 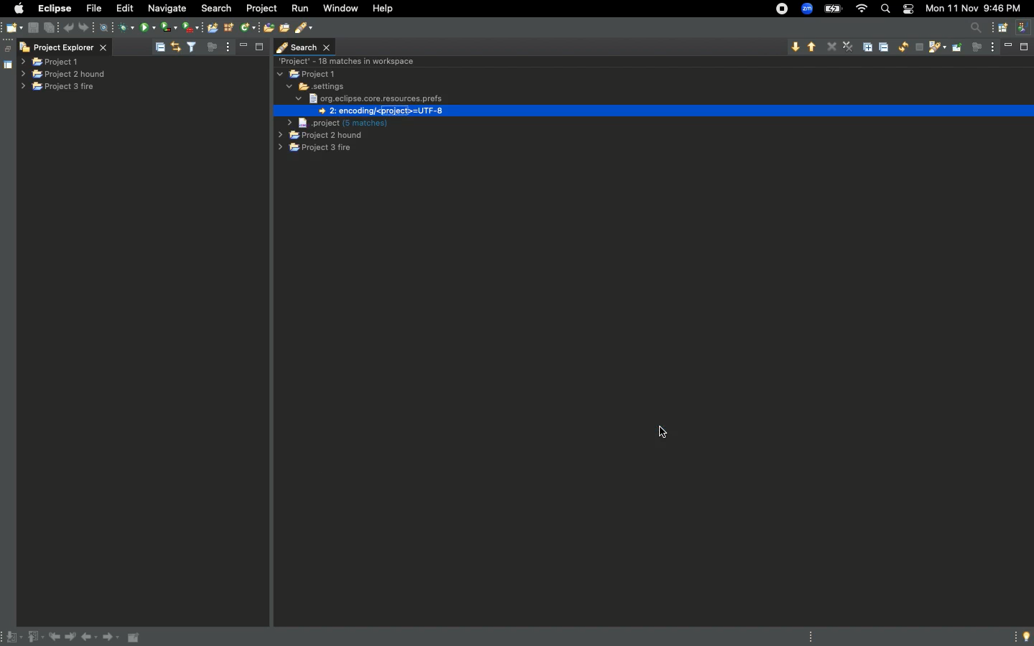 What do you see at coordinates (192, 47) in the screenshot?
I see `filter` at bounding box center [192, 47].